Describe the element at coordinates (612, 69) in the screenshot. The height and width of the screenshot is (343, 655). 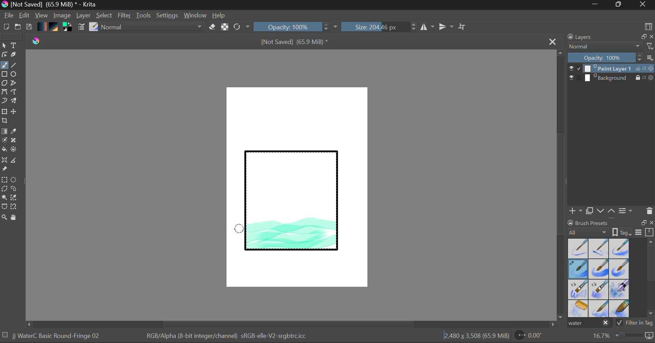
I see `Layer 1` at that location.